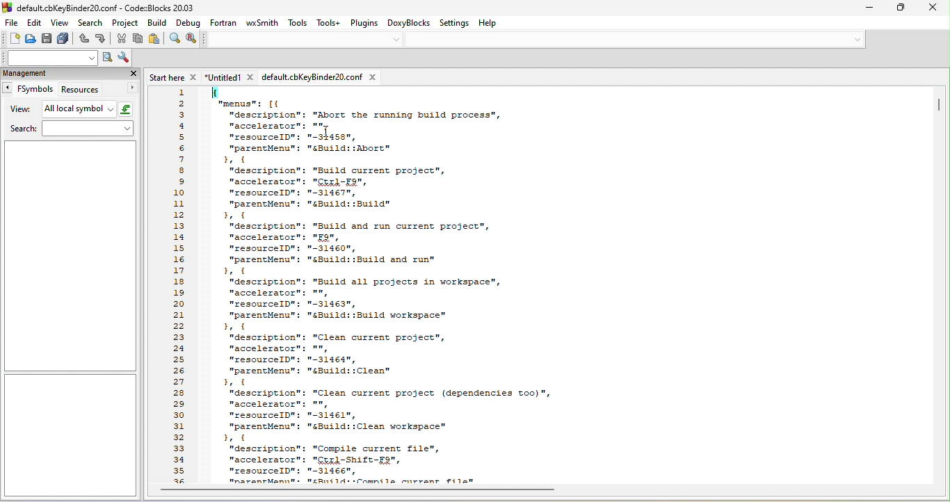 Image resolution: width=950 pixels, height=502 pixels. Describe the element at coordinates (103, 40) in the screenshot. I see `redo` at that location.